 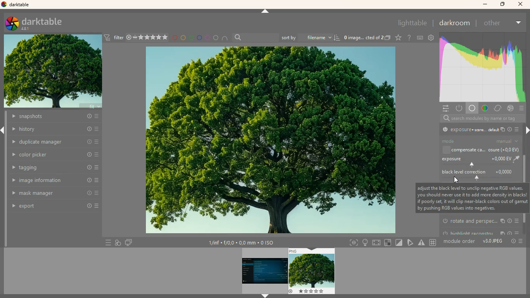 What do you see at coordinates (504, 130) in the screenshot?
I see `copy` at bounding box center [504, 130].